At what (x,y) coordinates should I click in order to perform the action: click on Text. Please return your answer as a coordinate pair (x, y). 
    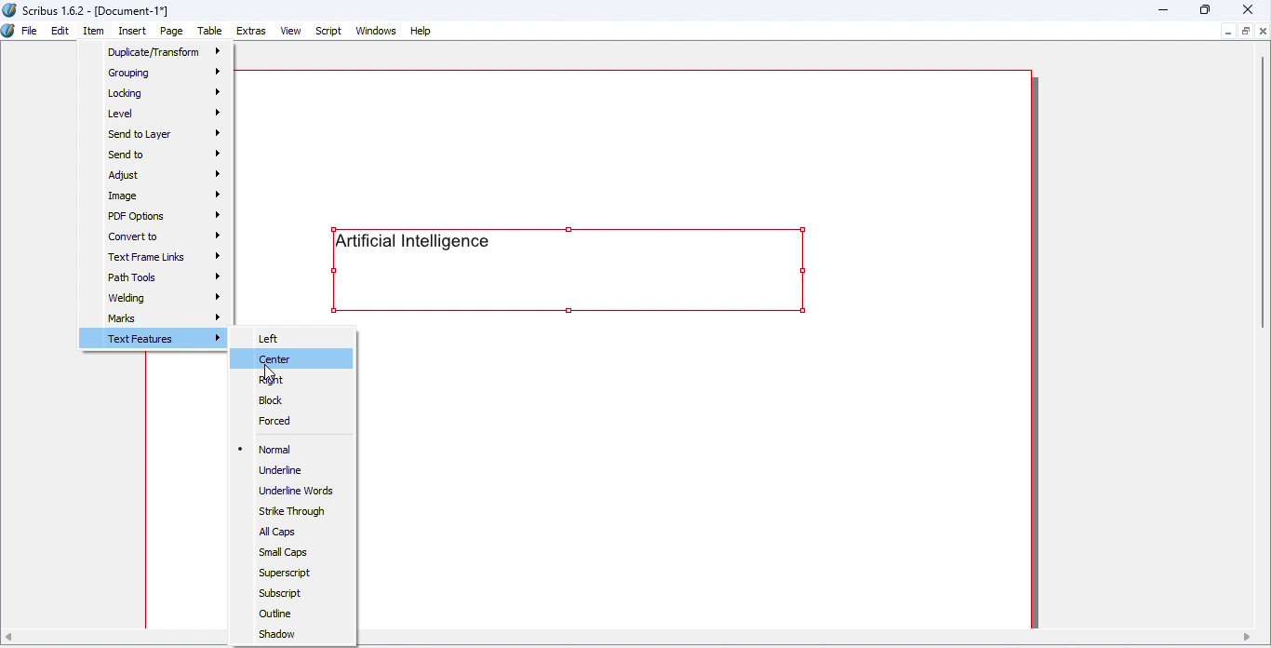
    Looking at the image, I should click on (569, 274).